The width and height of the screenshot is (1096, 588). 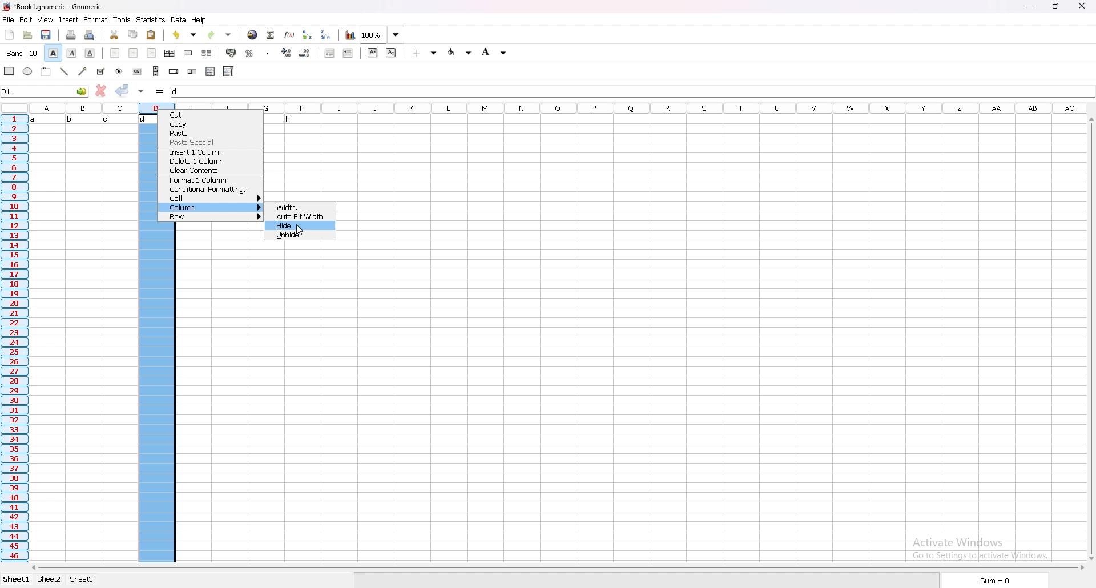 What do you see at coordinates (27, 35) in the screenshot?
I see `open` at bounding box center [27, 35].